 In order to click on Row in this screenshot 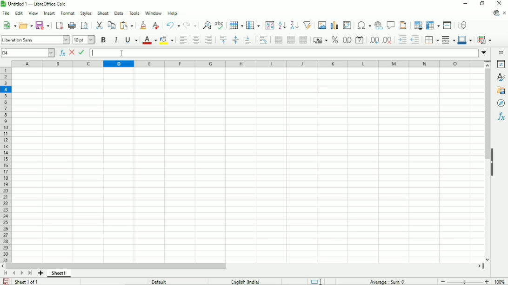, I will do `click(236, 25)`.